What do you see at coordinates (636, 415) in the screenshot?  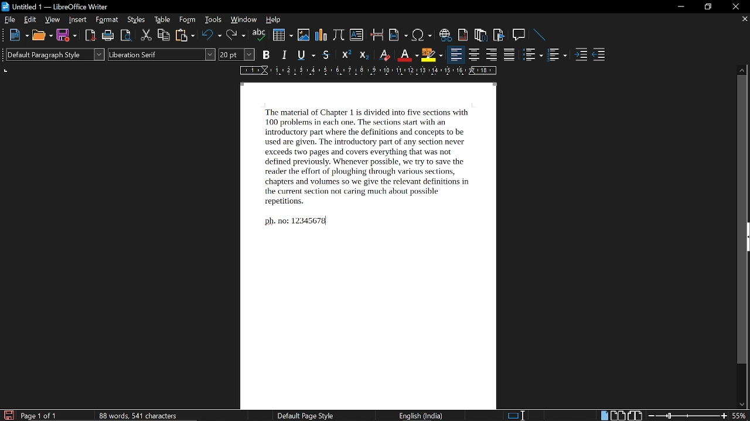 I see `book view` at bounding box center [636, 415].